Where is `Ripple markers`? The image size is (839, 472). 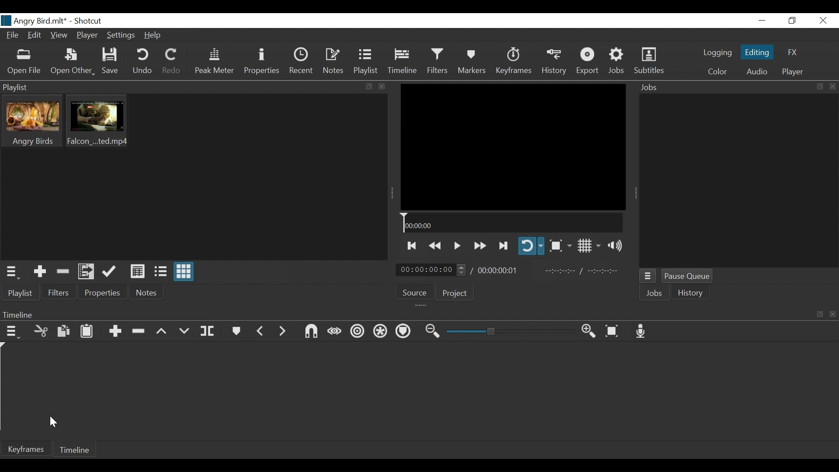
Ripple markers is located at coordinates (405, 332).